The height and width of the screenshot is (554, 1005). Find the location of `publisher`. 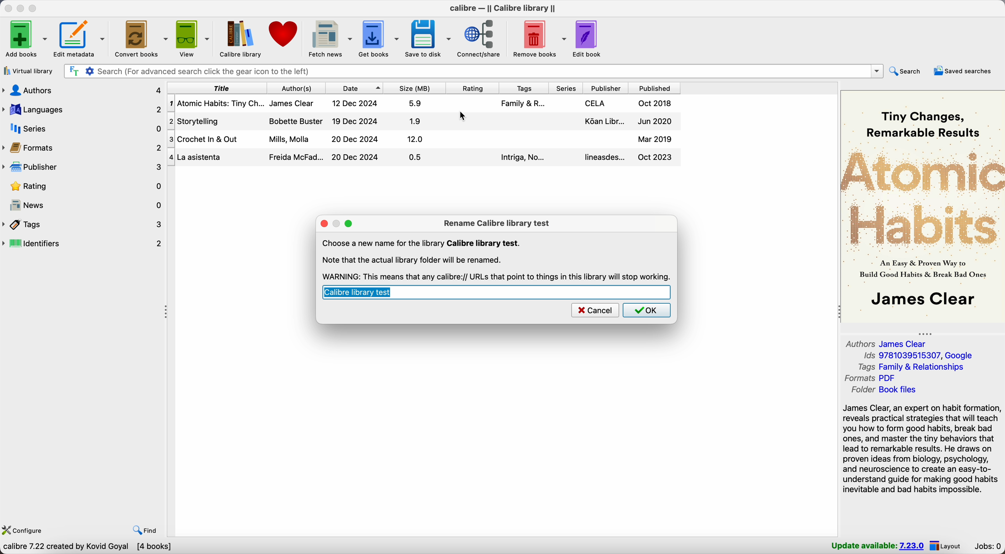

publisher is located at coordinates (606, 88).